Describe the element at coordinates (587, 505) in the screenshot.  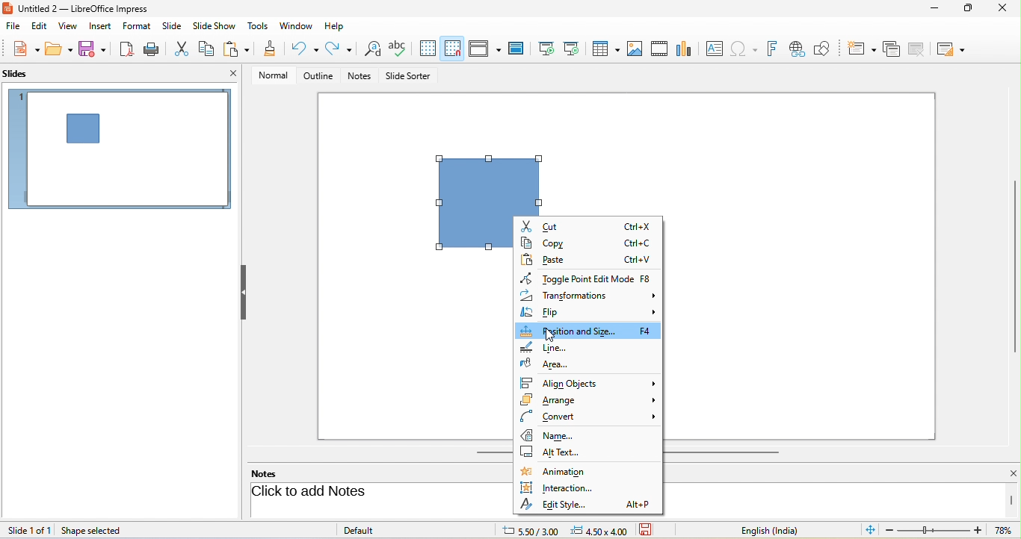
I see `edit style` at that location.